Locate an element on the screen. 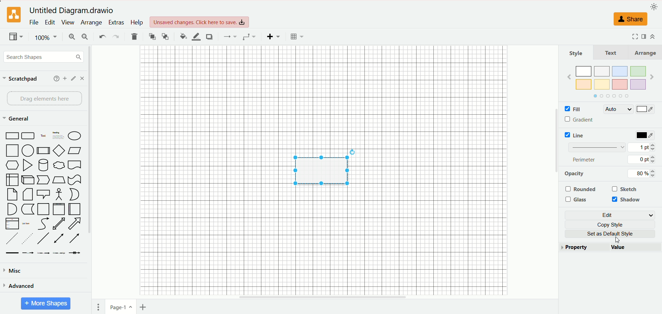 This screenshot has height=314, width=662. auto is located at coordinates (618, 109).